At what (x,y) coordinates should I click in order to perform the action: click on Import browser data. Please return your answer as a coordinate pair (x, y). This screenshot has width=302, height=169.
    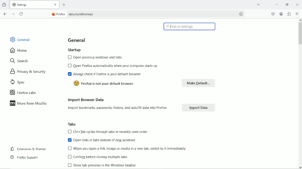
    Looking at the image, I should click on (85, 99).